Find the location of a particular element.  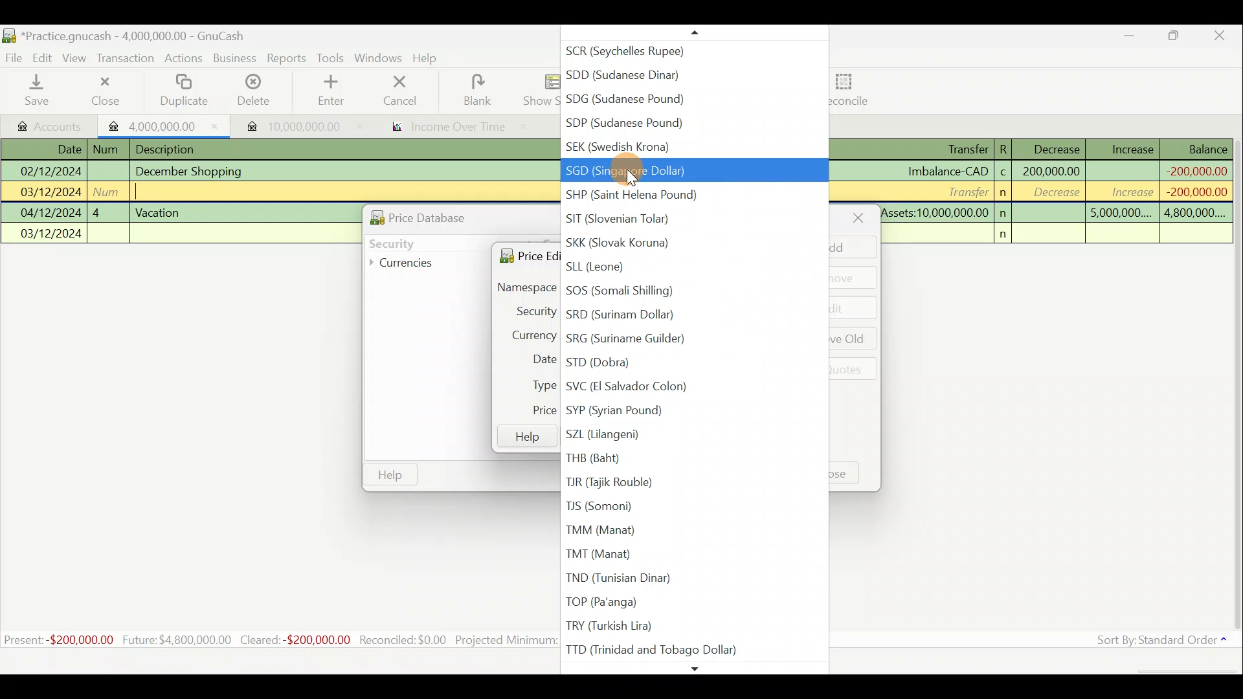

Actions is located at coordinates (185, 59).